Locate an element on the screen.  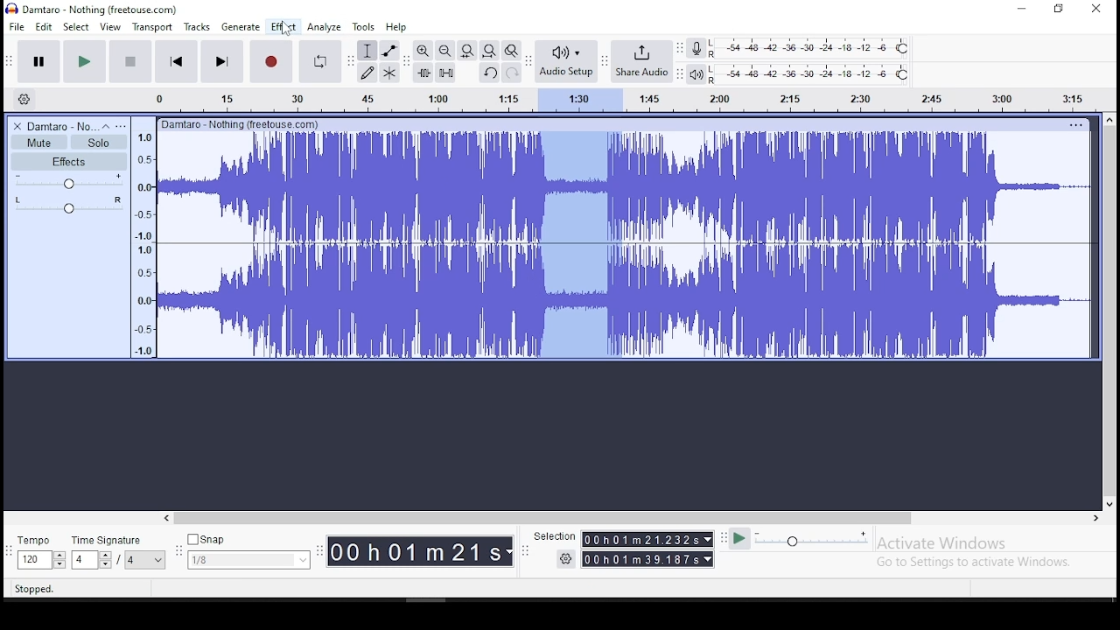
view is located at coordinates (110, 27).